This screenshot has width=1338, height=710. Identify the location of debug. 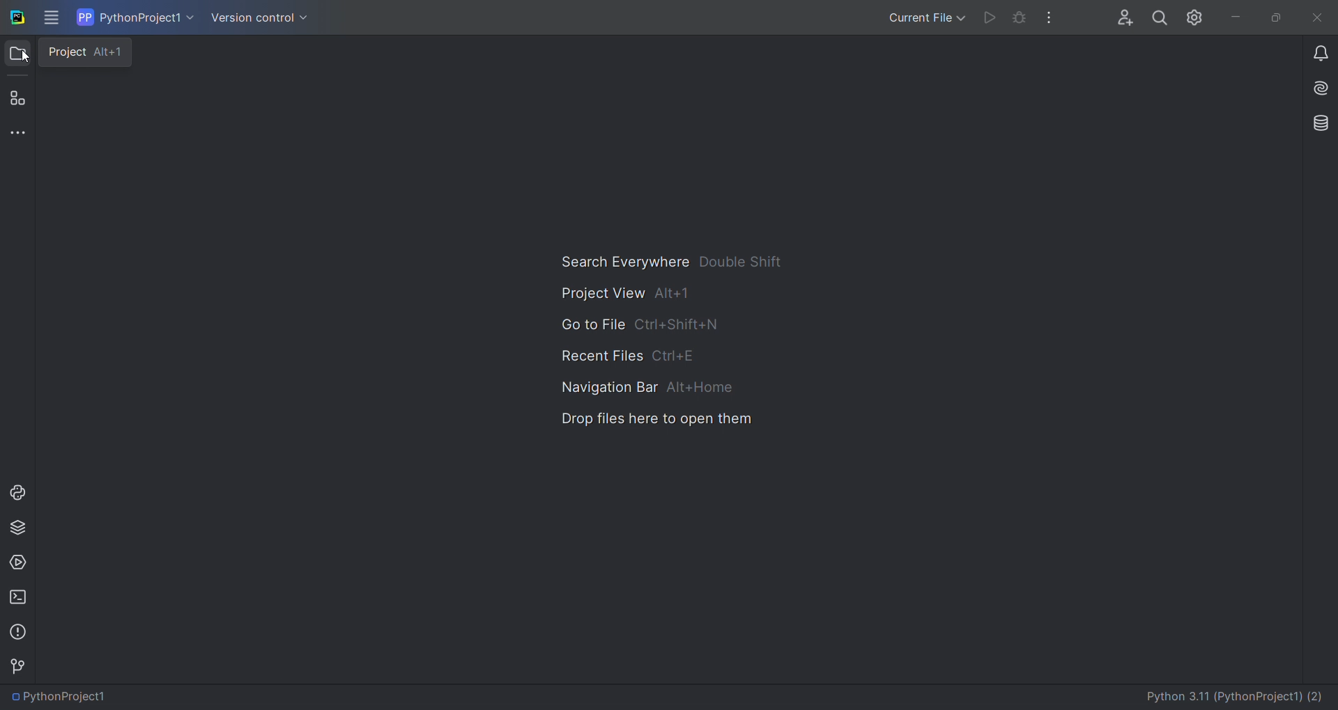
(1020, 17).